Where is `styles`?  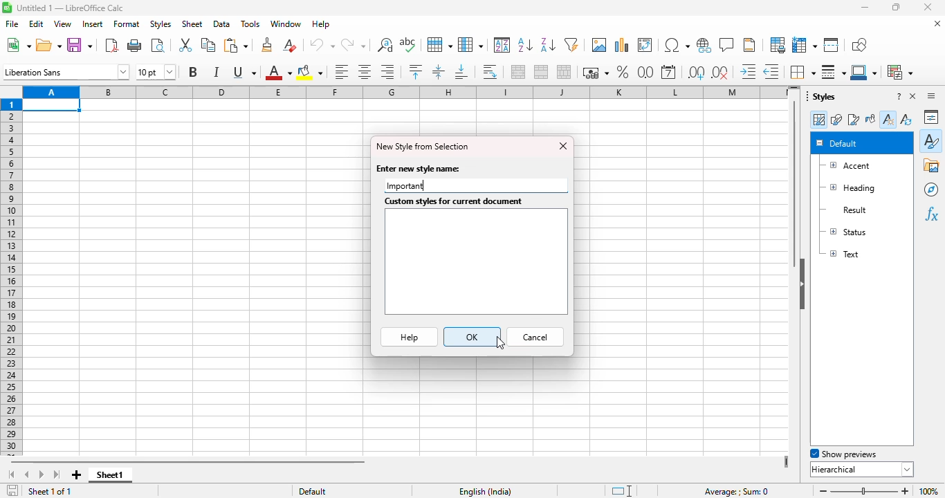
styles is located at coordinates (160, 24).